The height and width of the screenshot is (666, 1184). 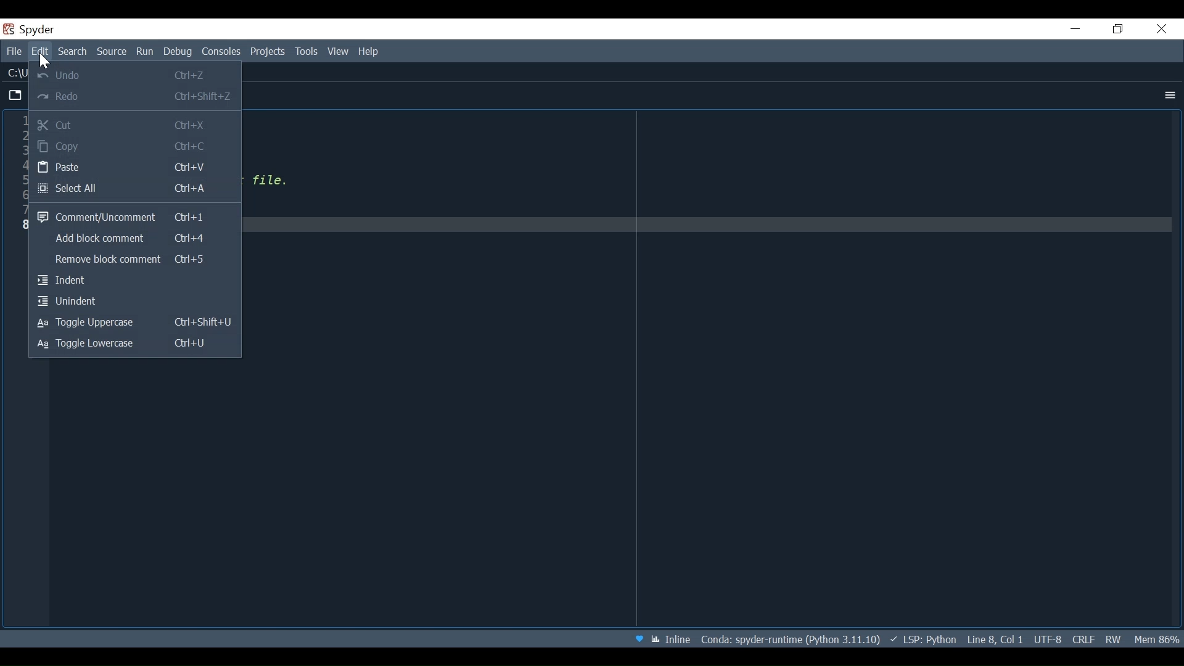 What do you see at coordinates (86, 168) in the screenshot?
I see `Paste` at bounding box center [86, 168].